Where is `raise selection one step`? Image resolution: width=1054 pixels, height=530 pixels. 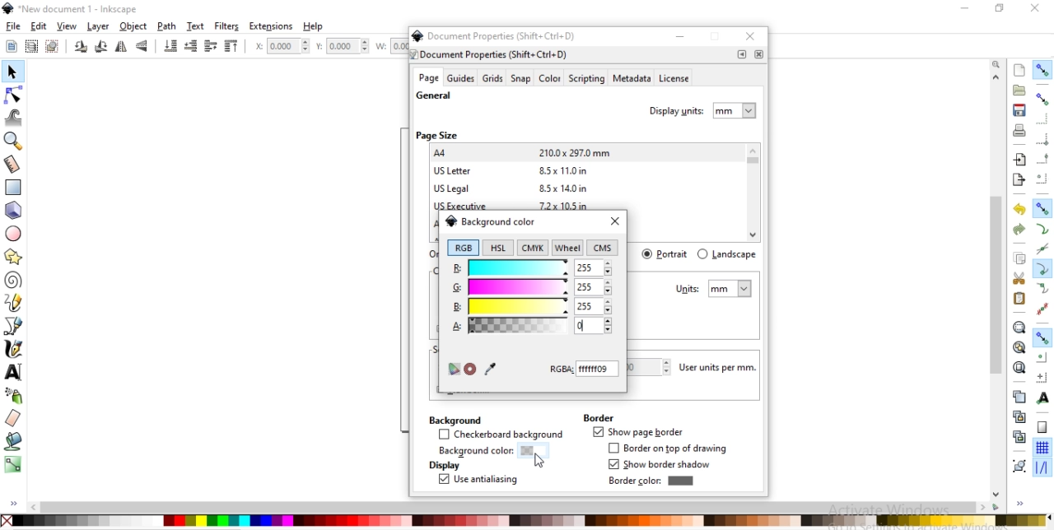 raise selection one step is located at coordinates (209, 47).